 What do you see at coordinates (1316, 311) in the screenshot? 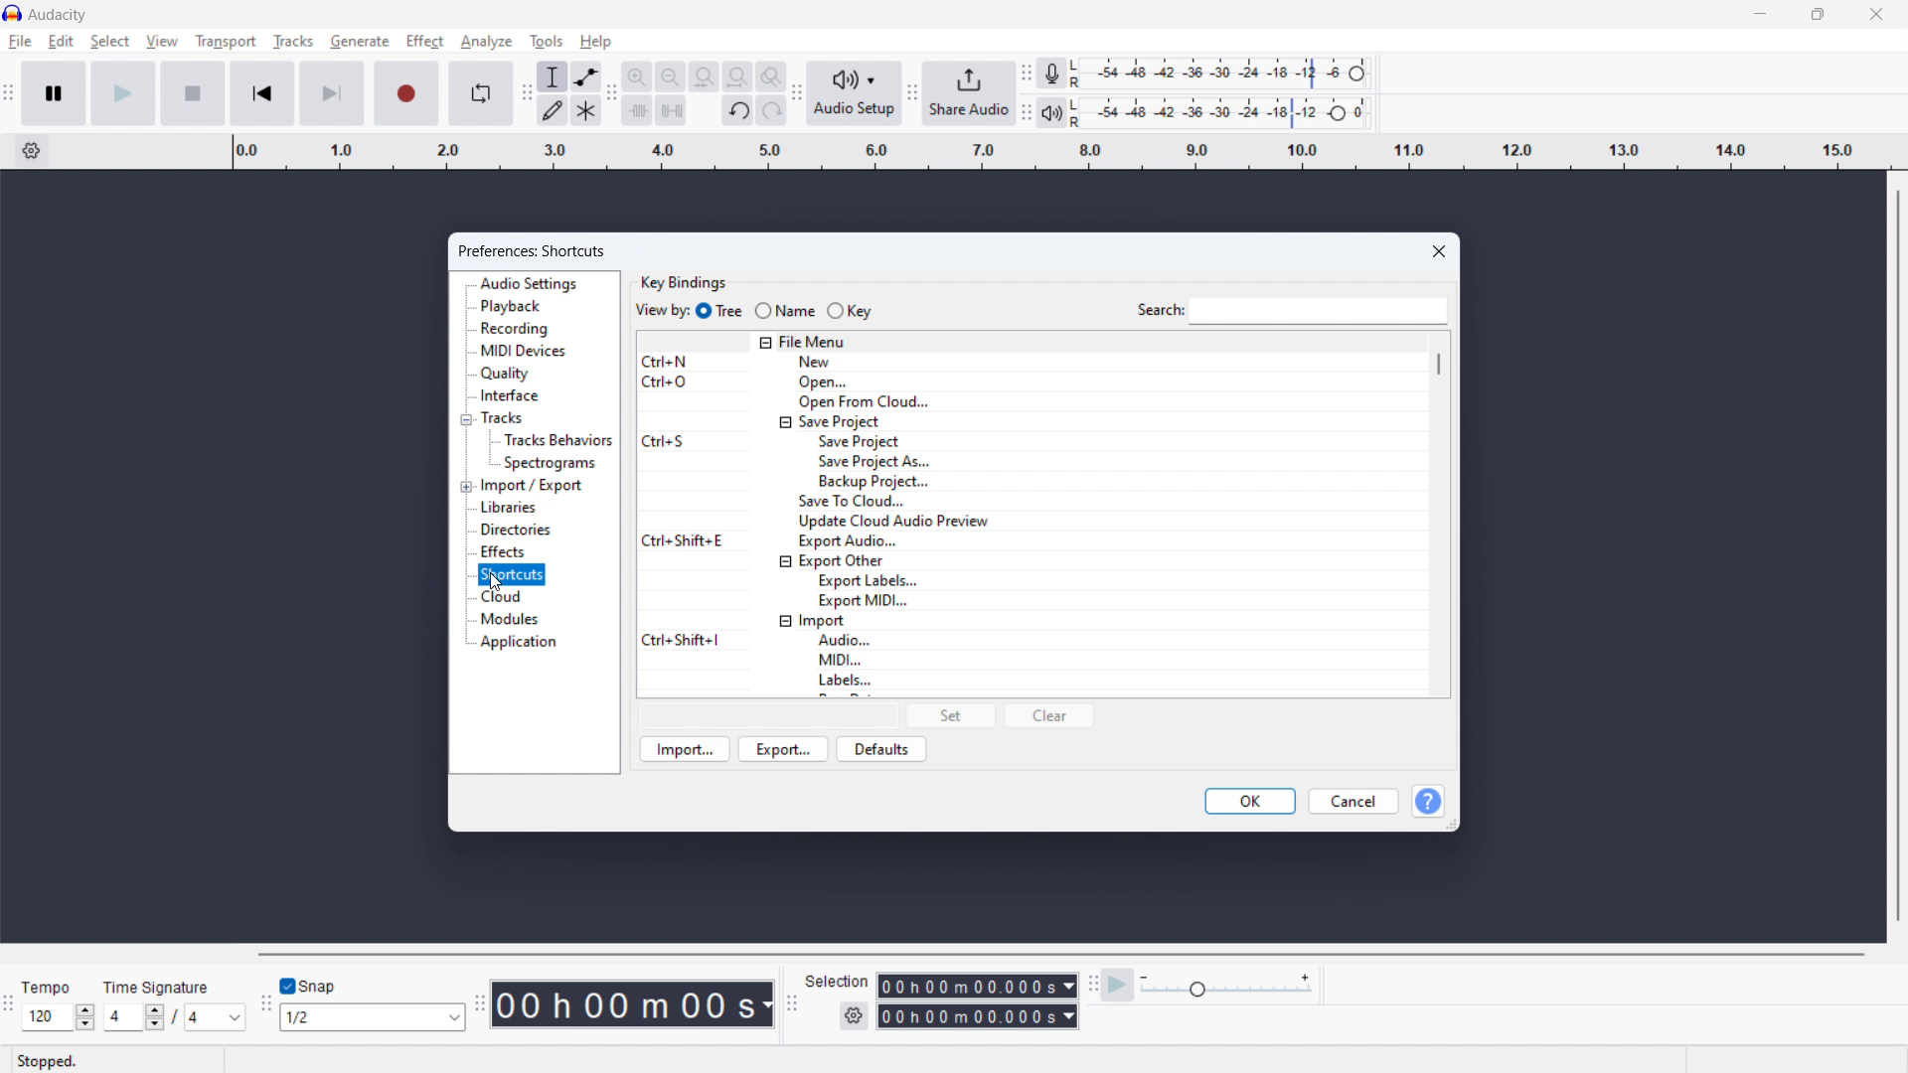
I see `search` at bounding box center [1316, 311].